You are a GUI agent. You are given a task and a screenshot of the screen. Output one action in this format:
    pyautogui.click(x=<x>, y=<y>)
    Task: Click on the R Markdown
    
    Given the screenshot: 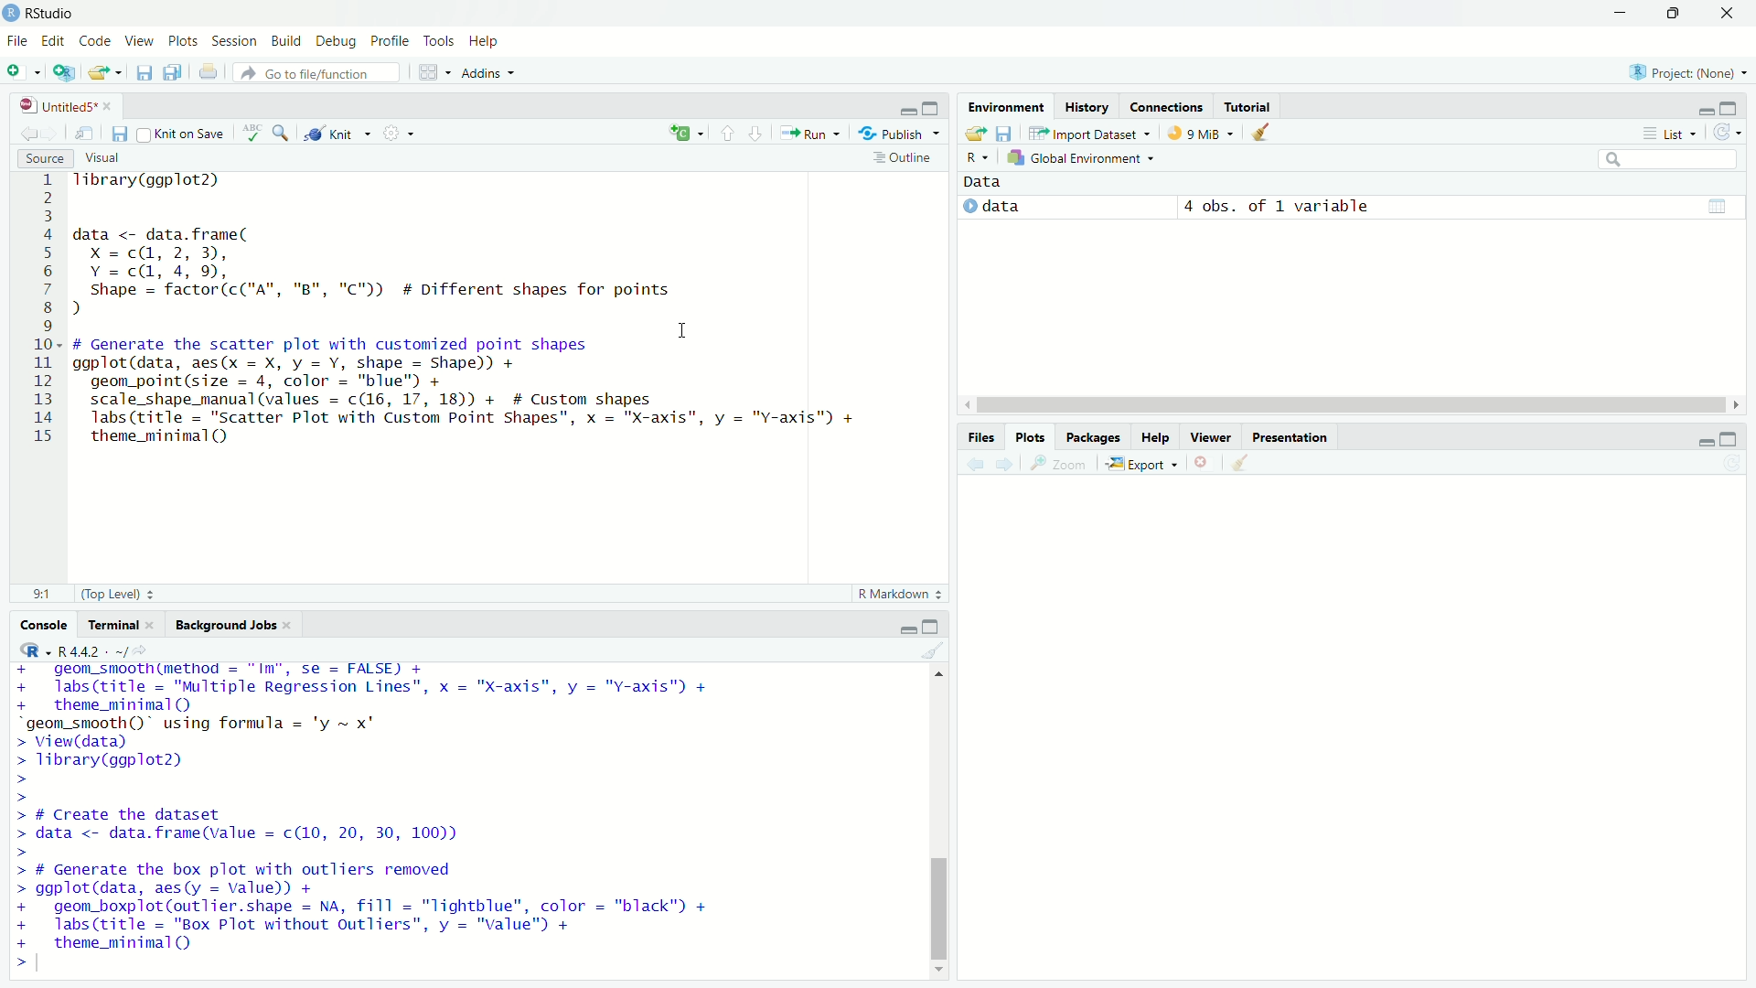 What is the action you would take?
    pyautogui.click(x=901, y=594)
    